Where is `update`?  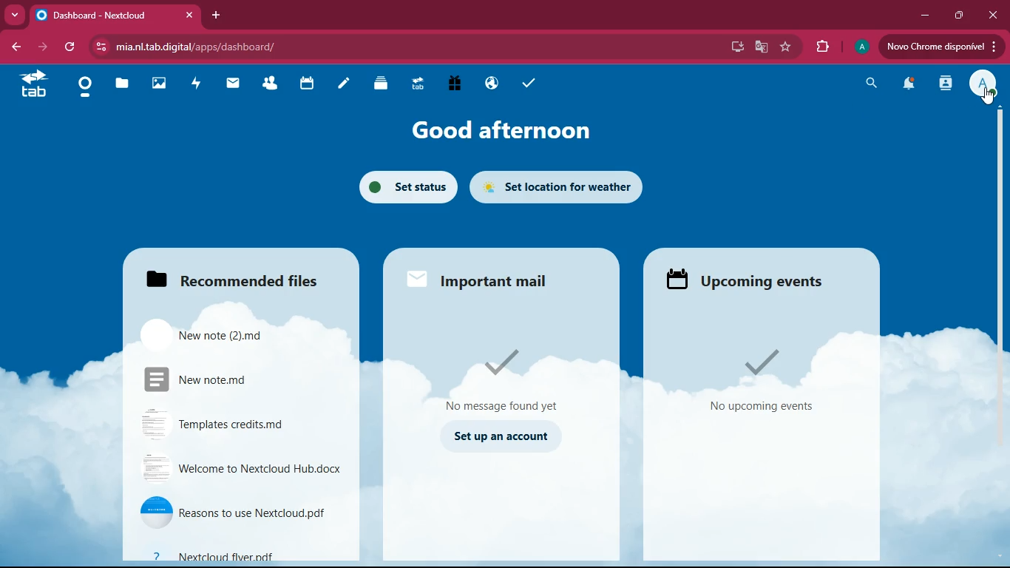 update is located at coordinates (941, 47).